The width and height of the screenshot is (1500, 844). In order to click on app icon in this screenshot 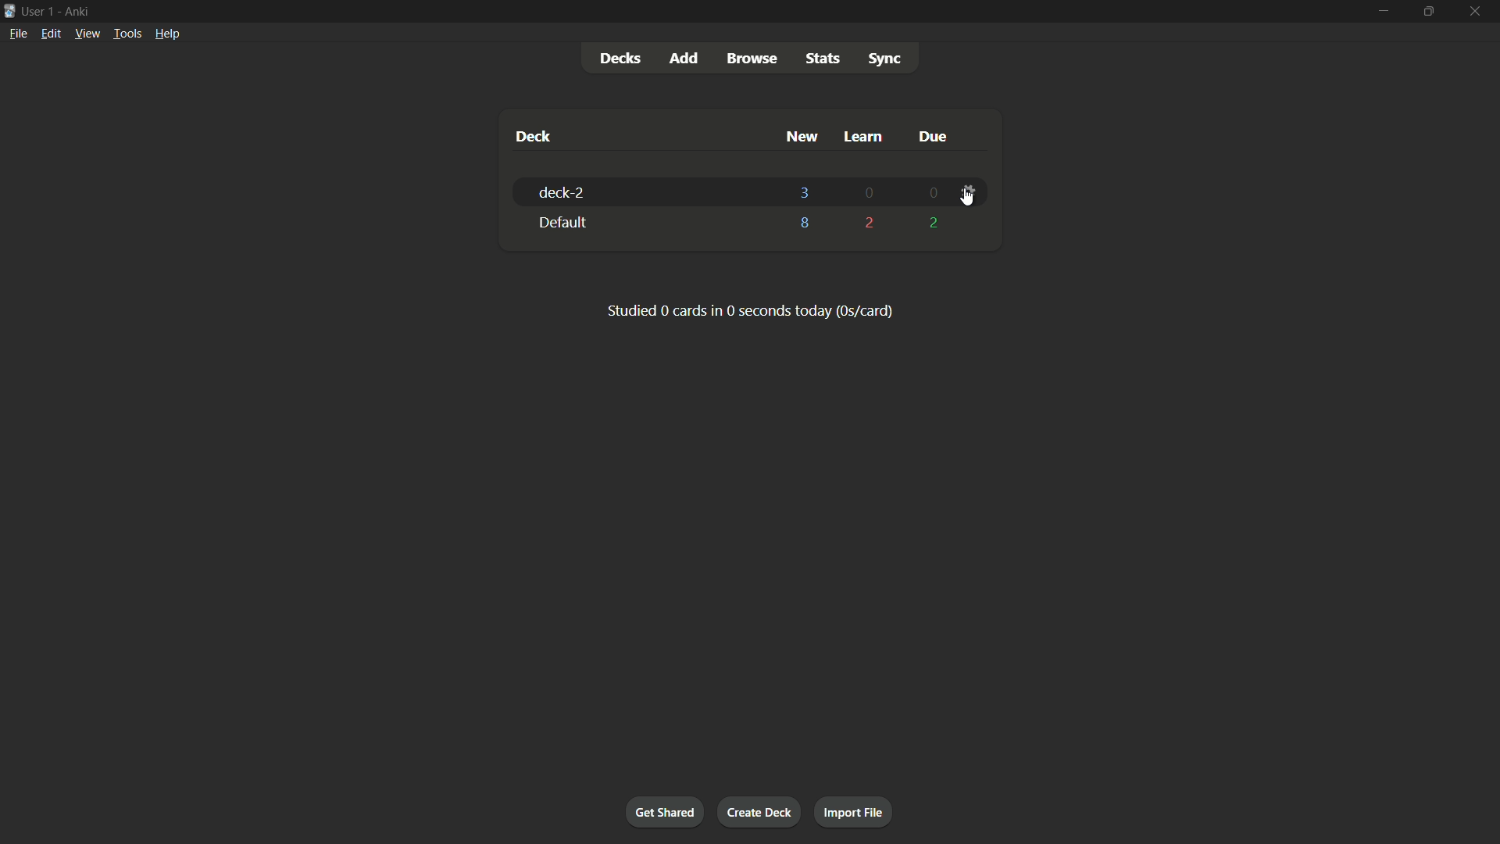, I will do `click(9, 10)`.